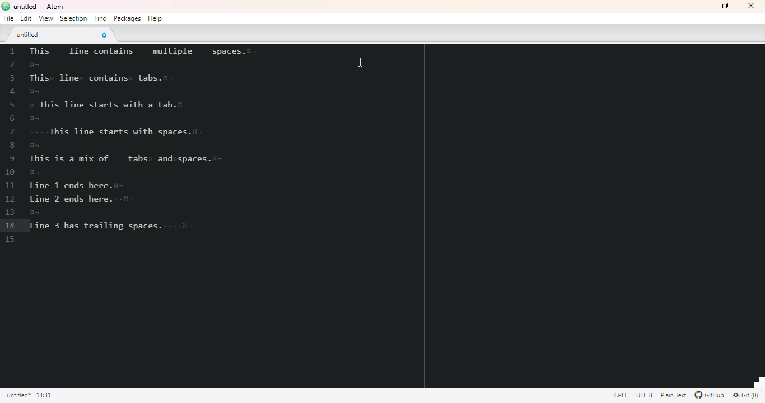 This screenshot has height=403, width=765. I want to click on untitled tab, so click(29, 34).